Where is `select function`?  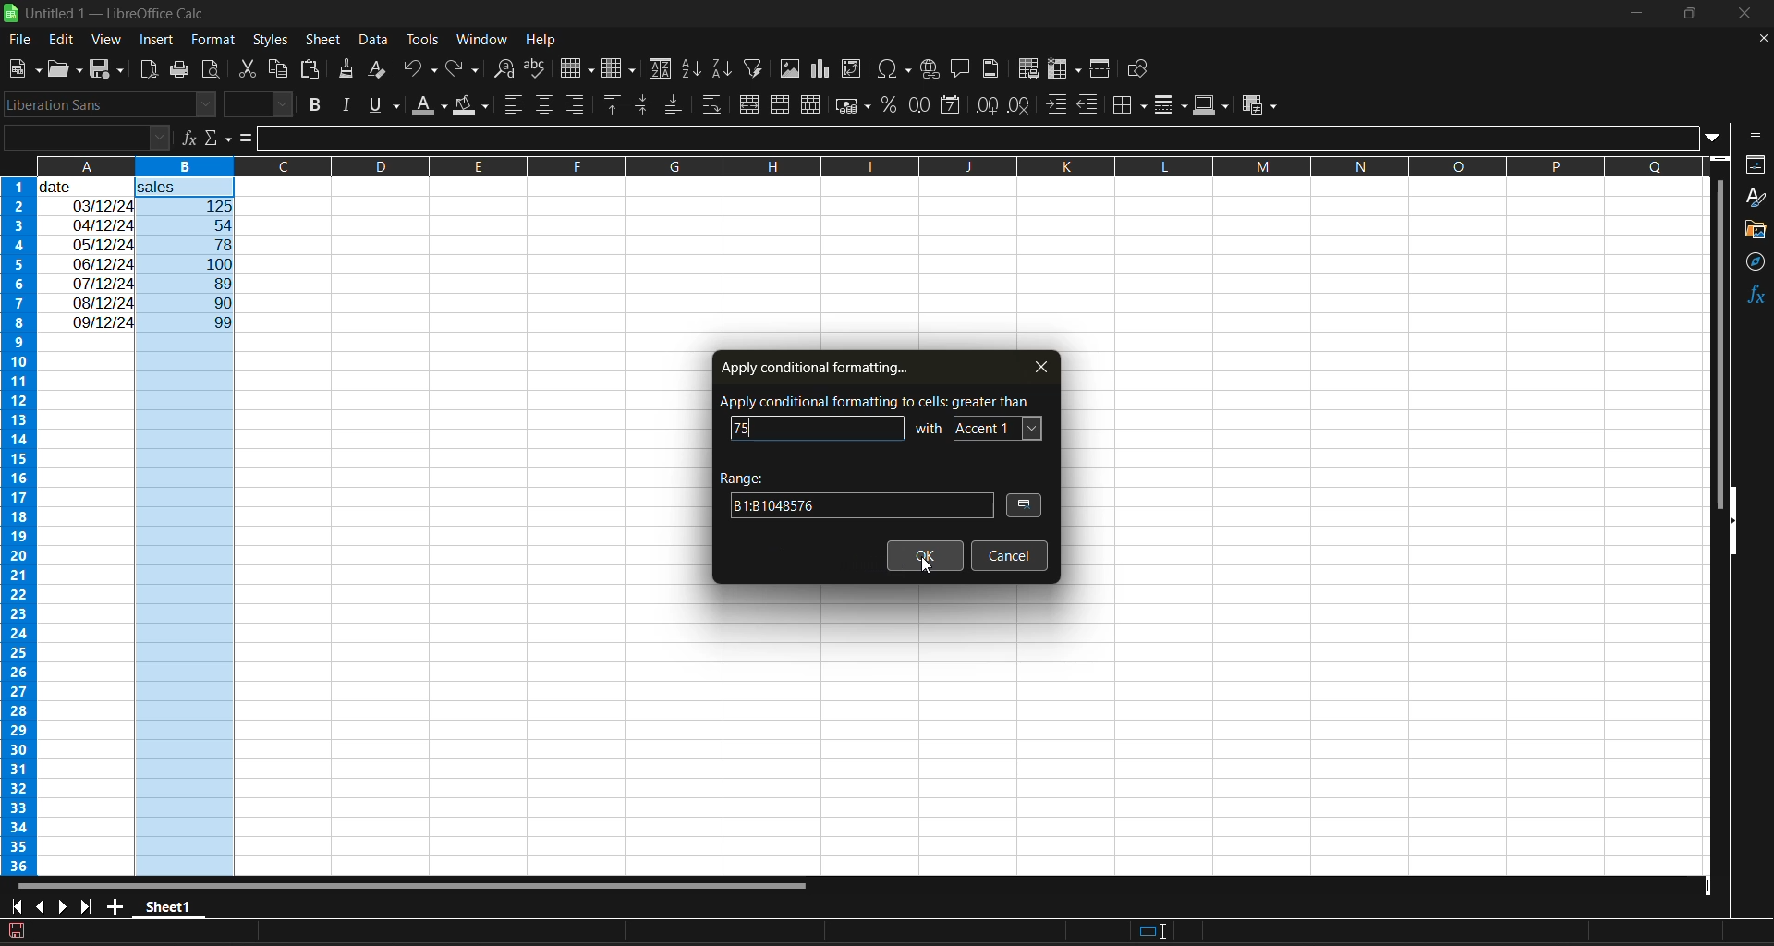
select function is located at coordinates (219, 138).